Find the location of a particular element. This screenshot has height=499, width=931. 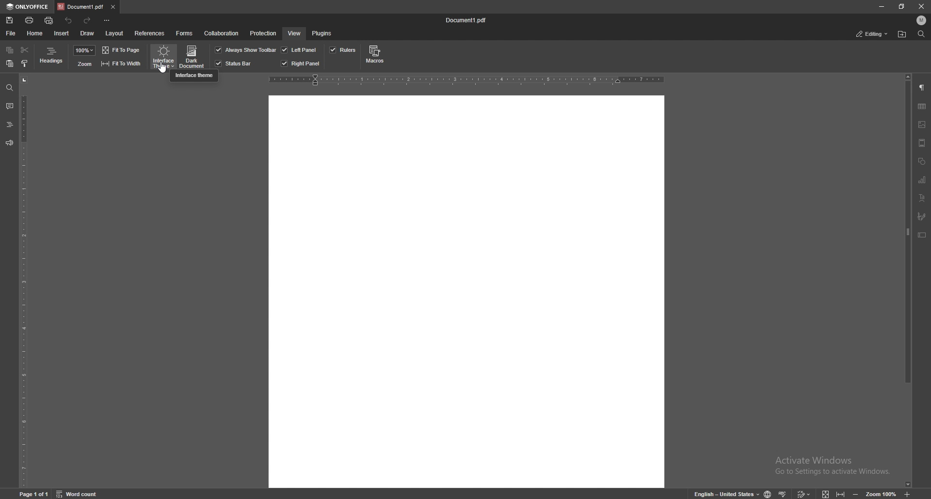

word count is located at coordinates (79, 493).